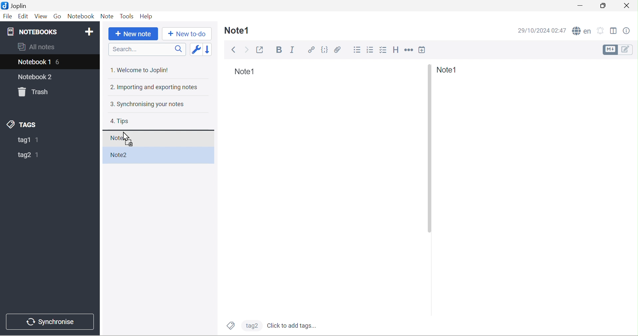  Describe the element at coordinates (23, 140) in the screenshot. I see `tag1` at that location.